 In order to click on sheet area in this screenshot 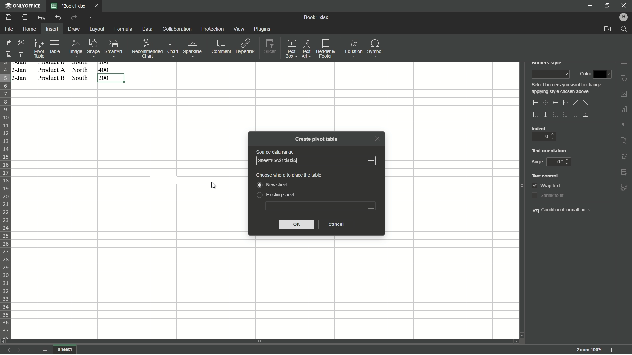, I will do `click(278, 161)`.